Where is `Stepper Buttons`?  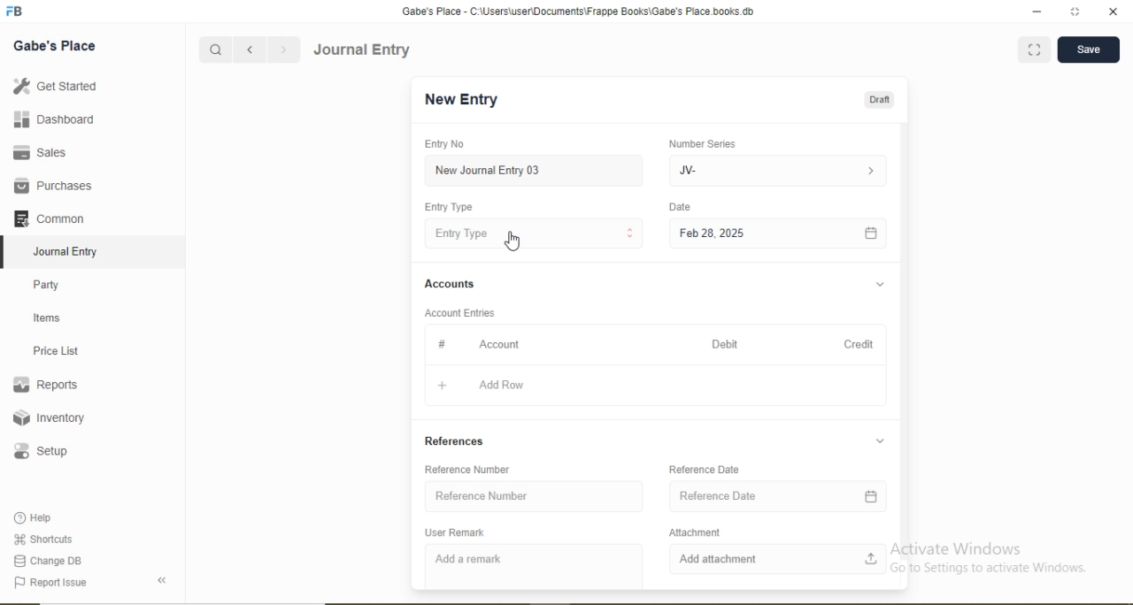 Stepper Buttons is located at coordinates (630, 234).